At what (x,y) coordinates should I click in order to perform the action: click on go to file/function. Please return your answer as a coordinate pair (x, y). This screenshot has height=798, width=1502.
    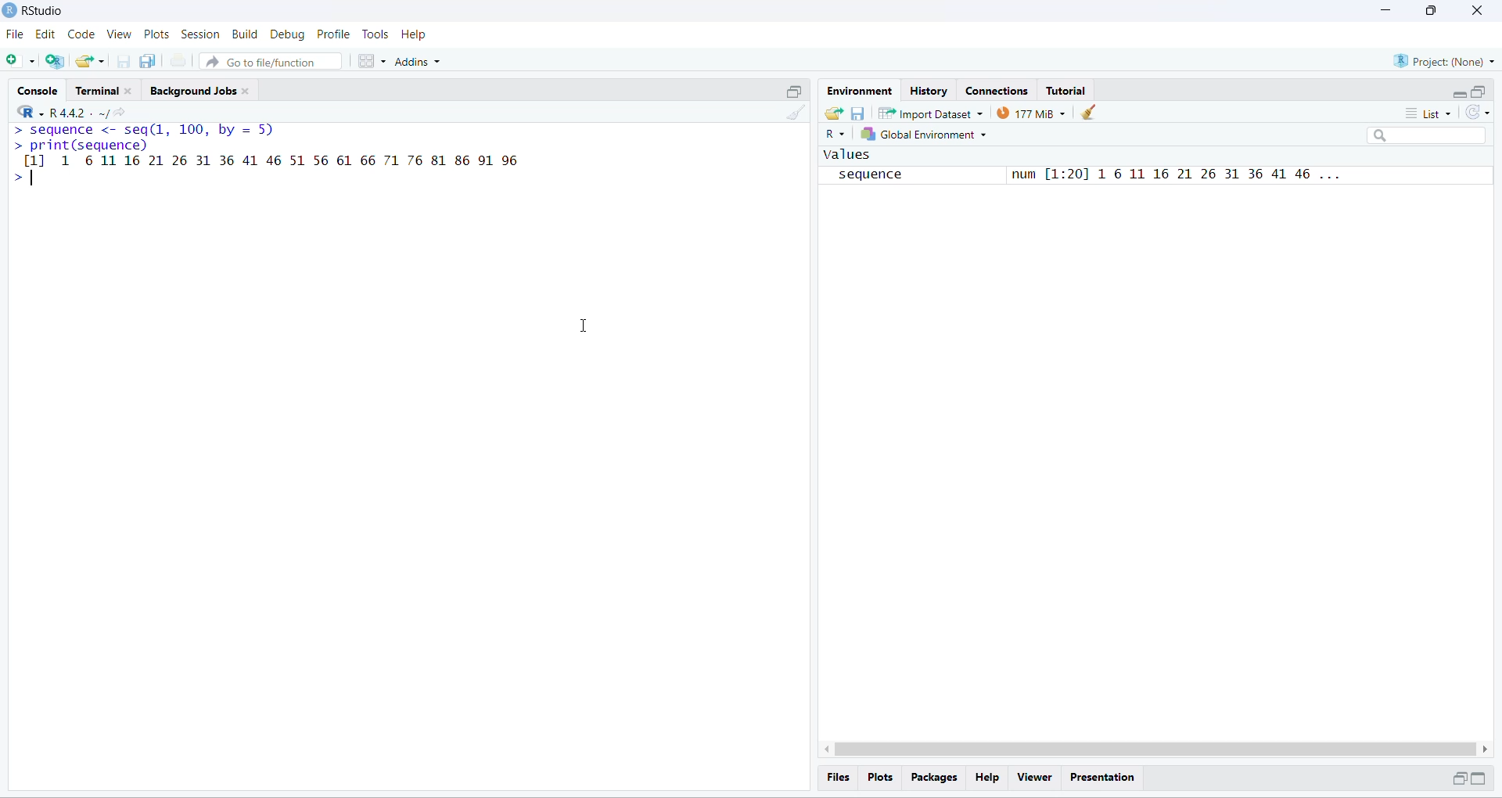
    Looking at the image, I should click on (270, 61).